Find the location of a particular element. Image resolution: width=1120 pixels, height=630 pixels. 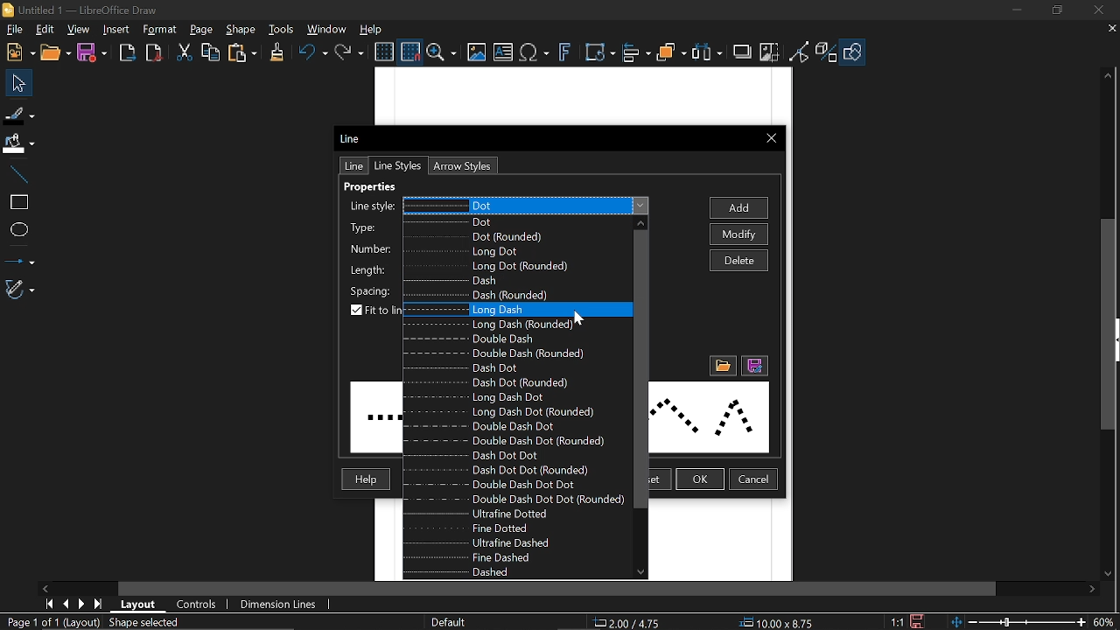

Edit is located at coordinates (46, 30).